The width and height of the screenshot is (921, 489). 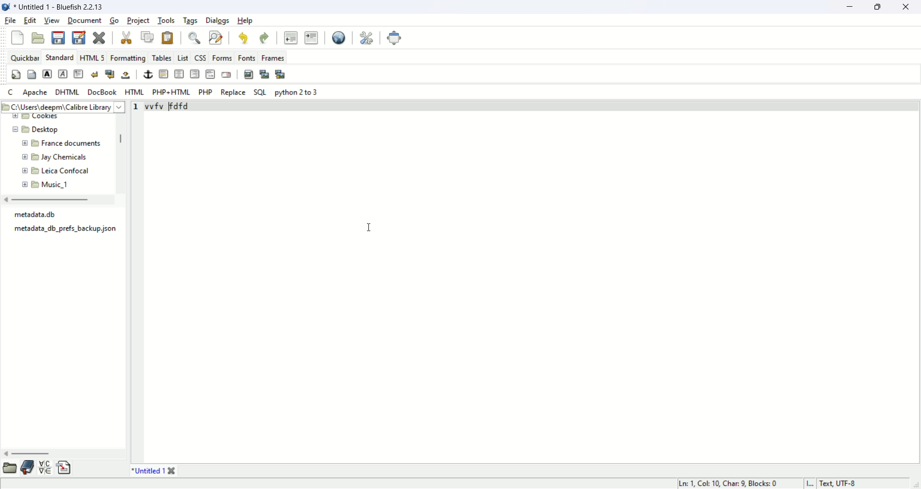 I want to click on view in browser, so click(x=338, y=38).